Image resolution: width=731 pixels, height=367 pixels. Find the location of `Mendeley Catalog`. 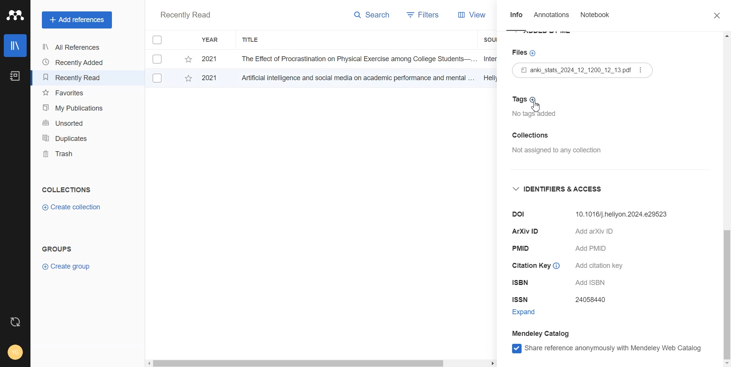

Mendeley Catalog is located at coordinates (549, 334).